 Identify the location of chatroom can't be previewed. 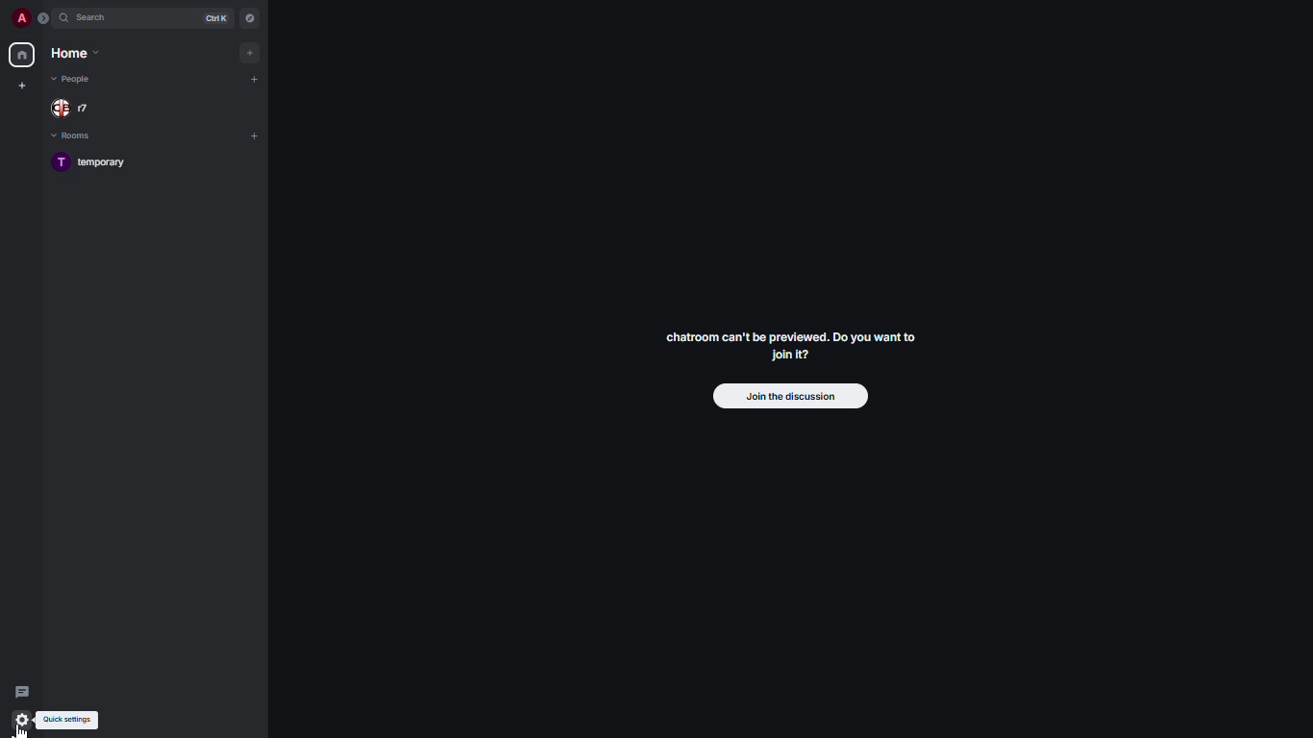
(790, 350).